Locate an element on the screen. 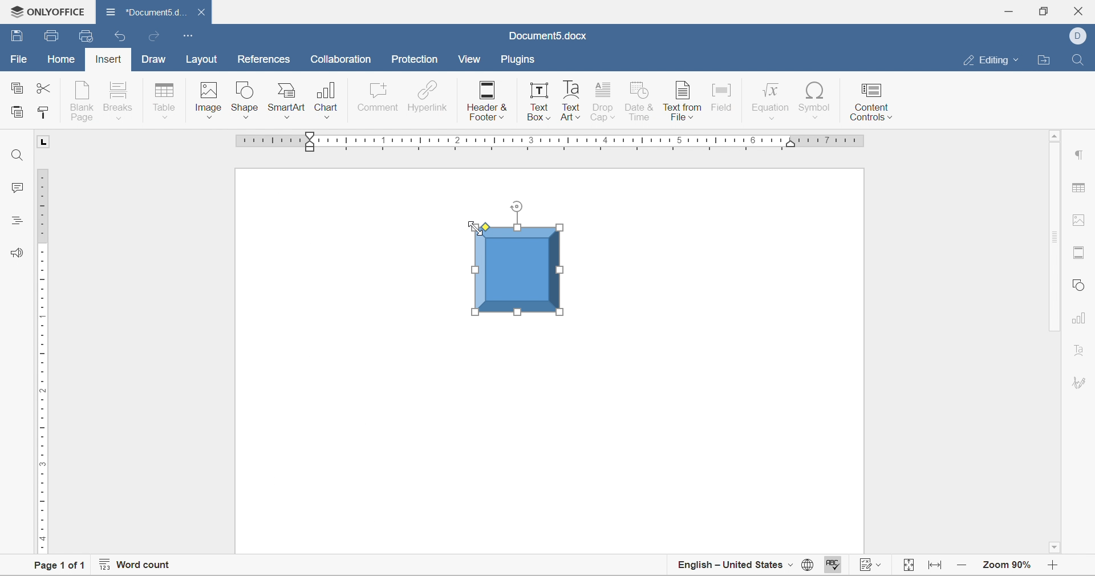 The height and width of the screenshot is (576, 1095). shape is located at coordinates (243, 96).